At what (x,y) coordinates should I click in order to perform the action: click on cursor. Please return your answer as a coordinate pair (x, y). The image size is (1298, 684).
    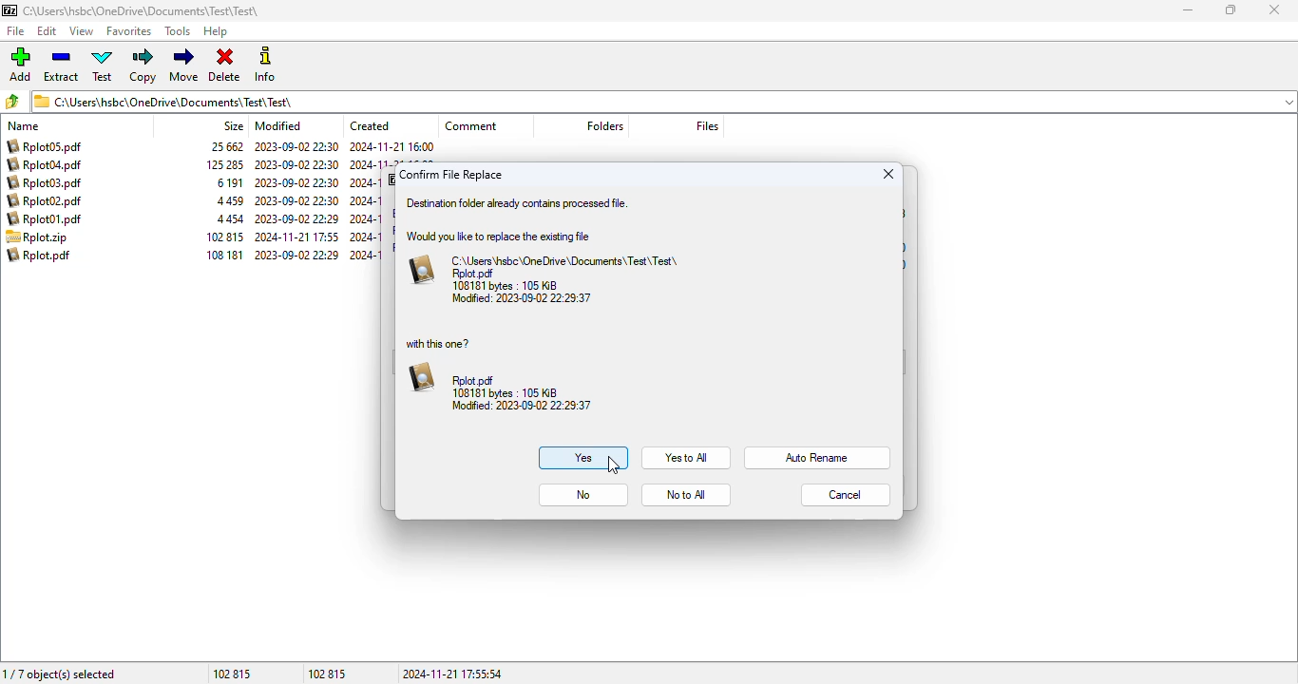
    Looking at the image, I should click on (615, 465).